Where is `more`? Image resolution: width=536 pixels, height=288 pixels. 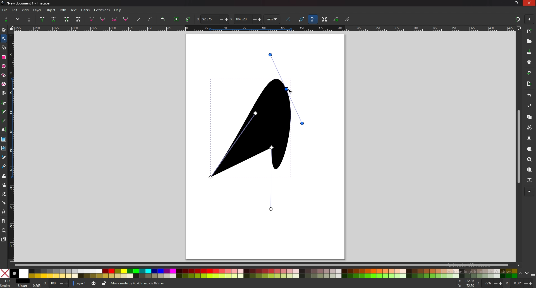
more is located at coordinates (18, 19).